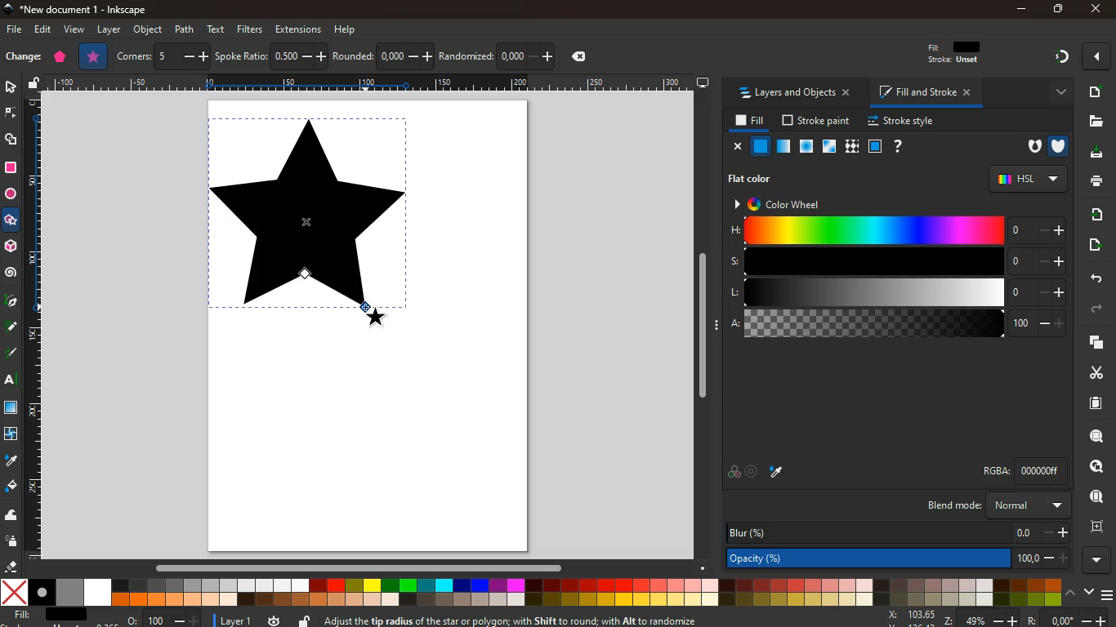 The width and height of the screenshot is (1116, 627). I want to click on search, so click(1093, 467).